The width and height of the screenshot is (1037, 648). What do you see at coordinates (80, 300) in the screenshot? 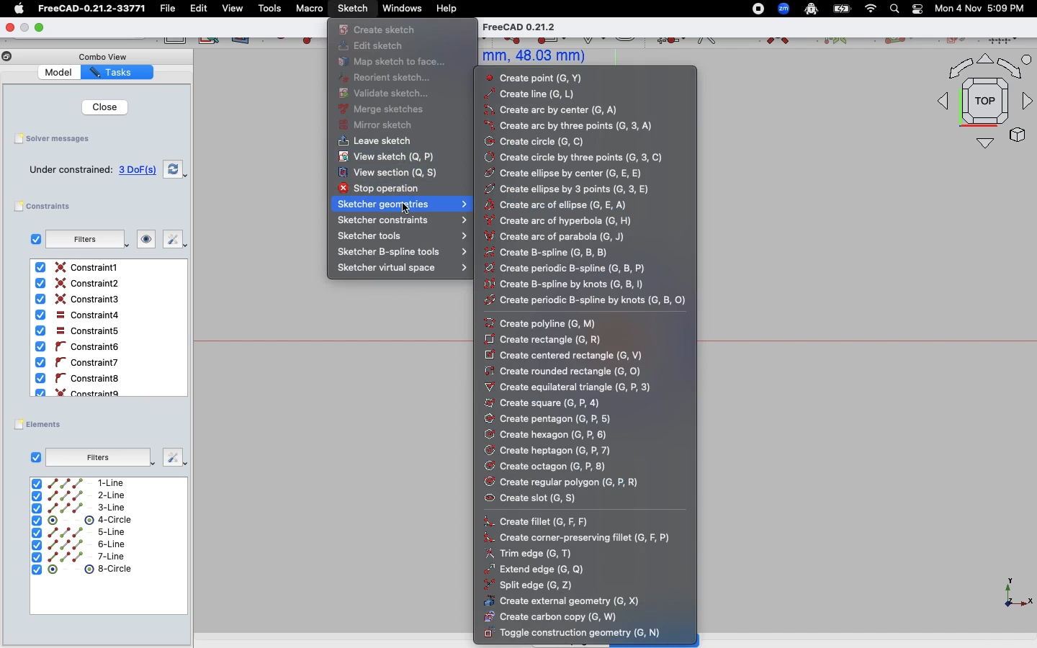
I see `Contraint3` at bounding box center [80, 300].